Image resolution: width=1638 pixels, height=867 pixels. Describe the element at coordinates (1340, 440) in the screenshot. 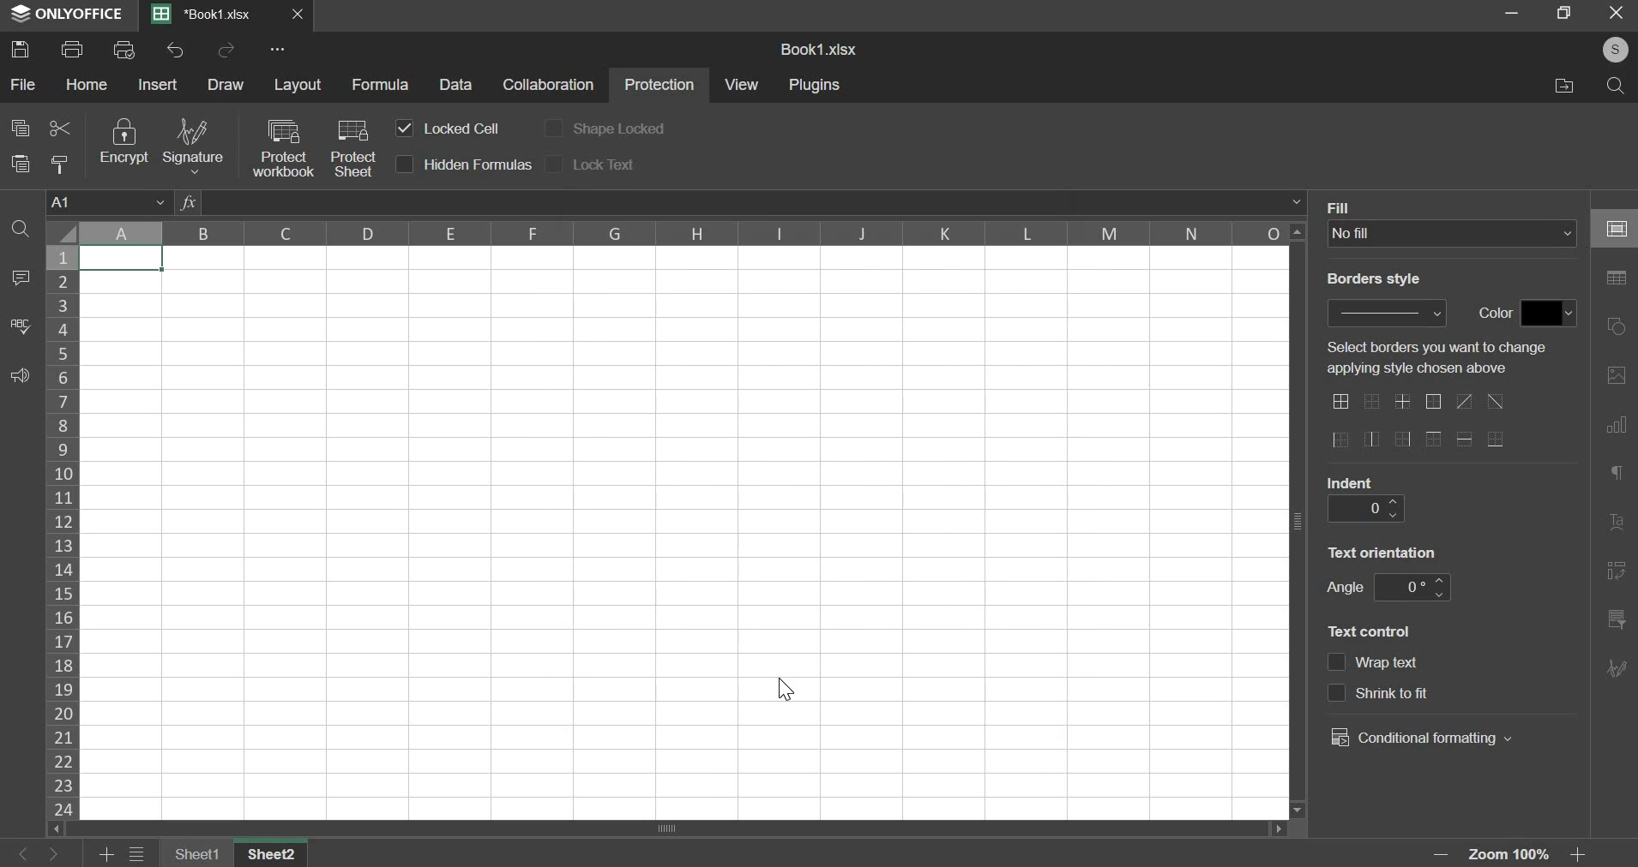

I see `border options` at that location.